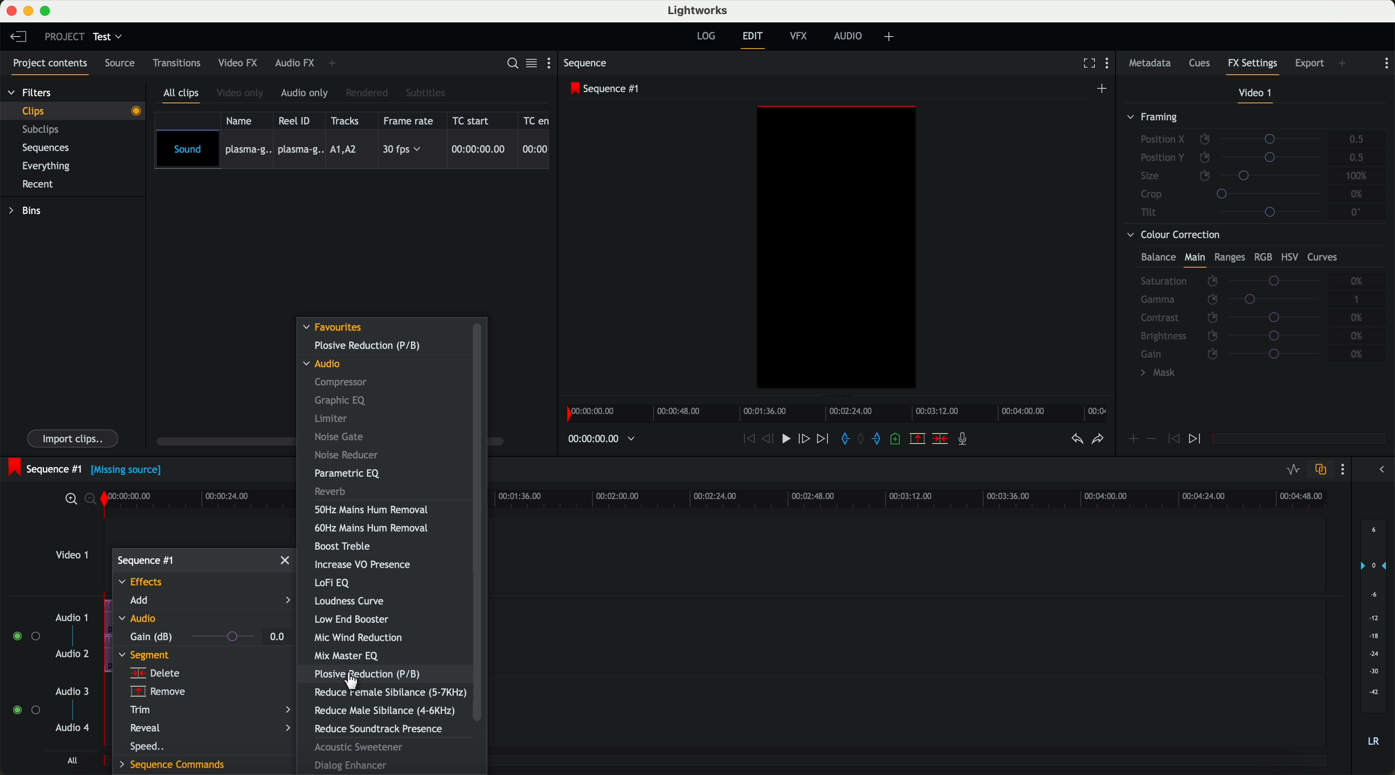 The image size is (1395, 775). Describe the element at coordinates (1378, 470) in the screenshot. I see `arrow` at that location.